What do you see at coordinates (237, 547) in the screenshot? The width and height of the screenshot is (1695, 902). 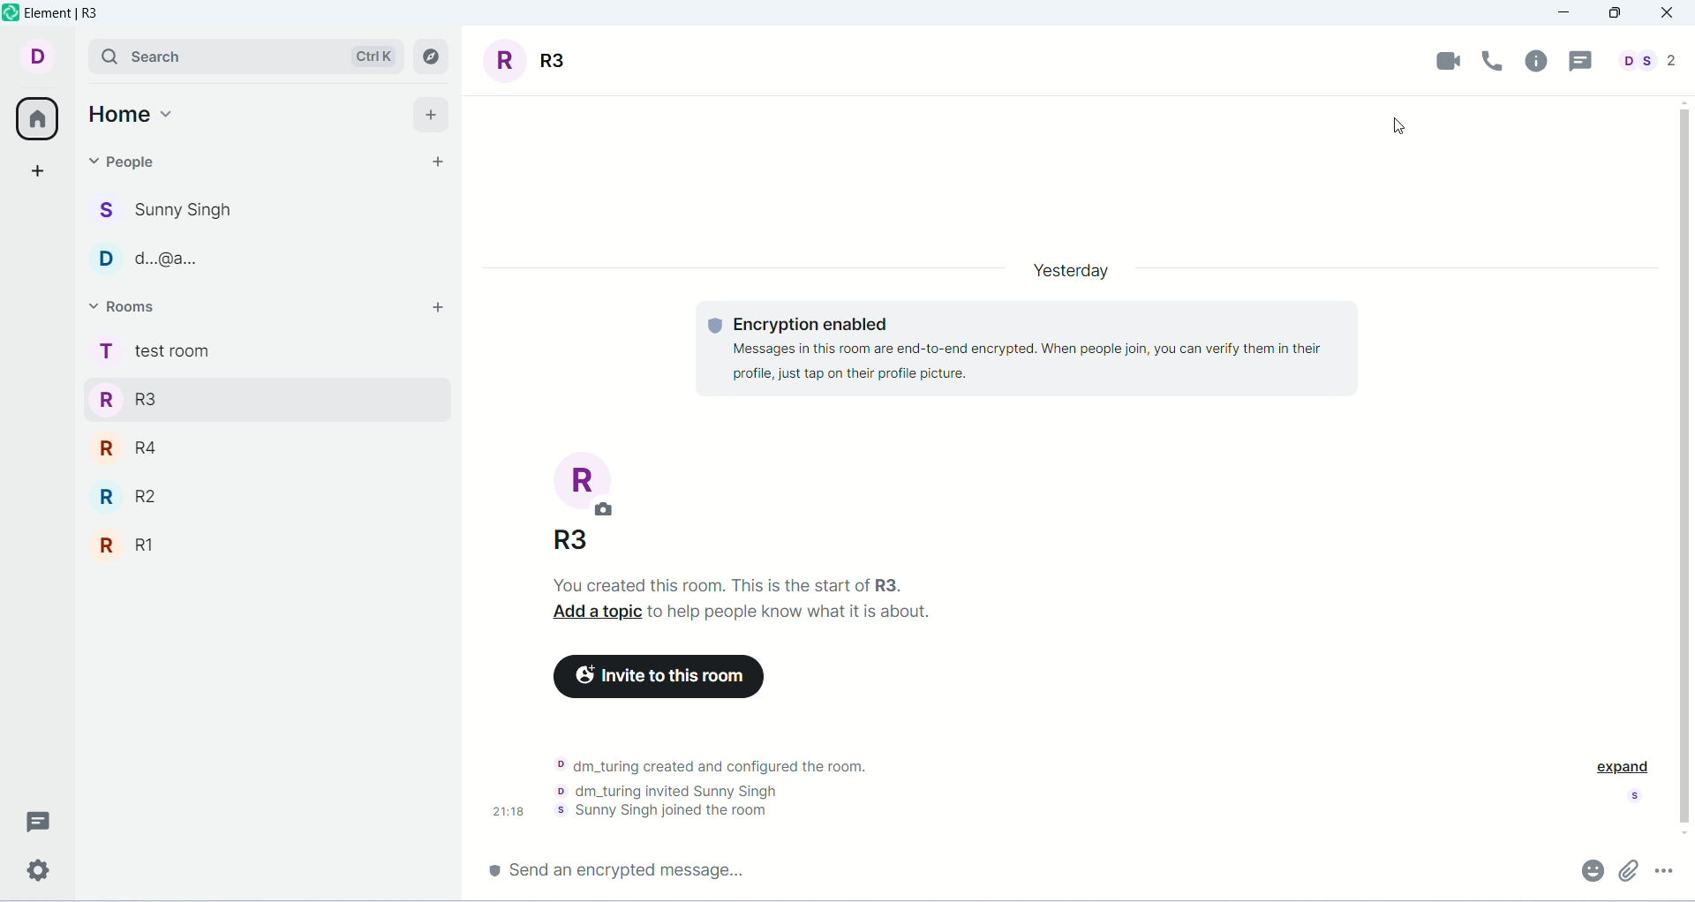 I see `R1` at bounding box center [237, 547].